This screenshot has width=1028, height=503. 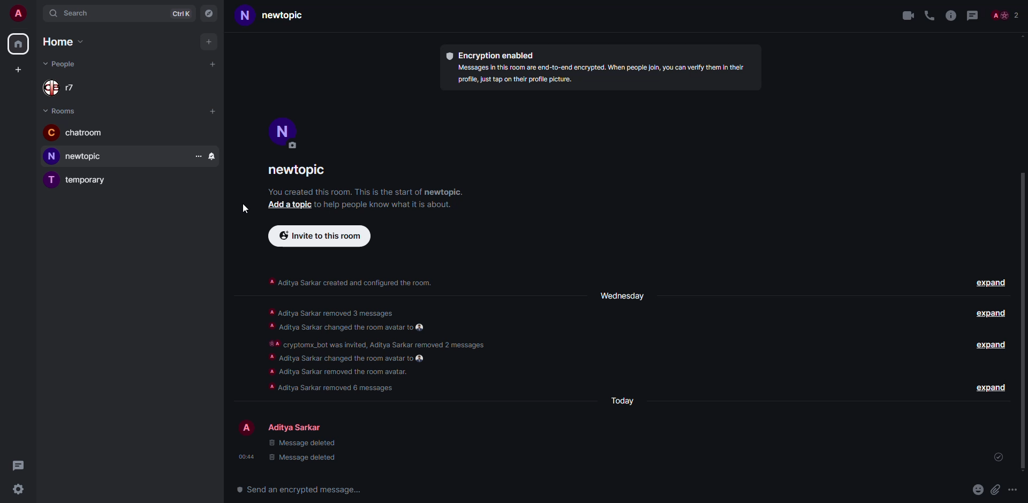 I want to click on threads, so click(x=974, y=15).